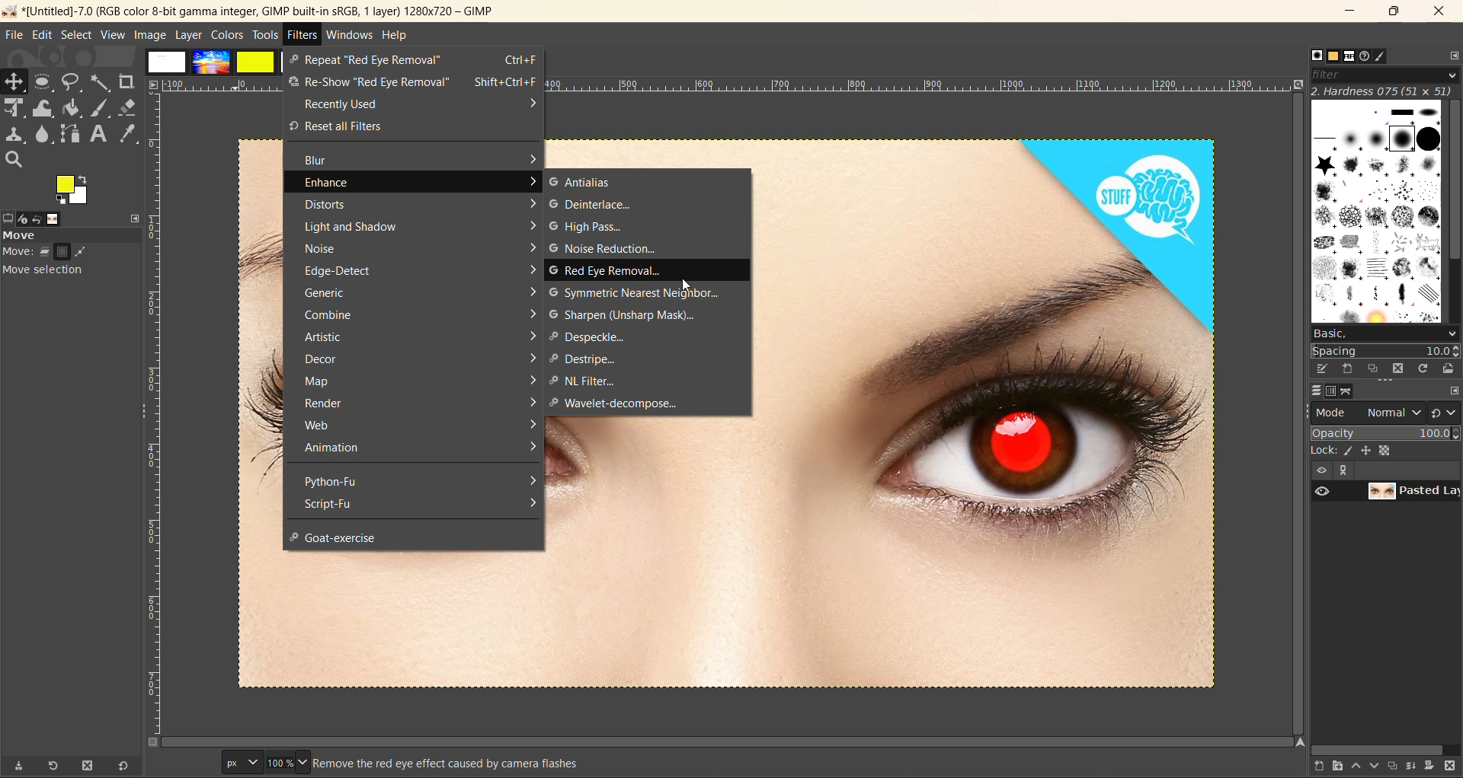  I want to click on channel, so click(1331, 391).